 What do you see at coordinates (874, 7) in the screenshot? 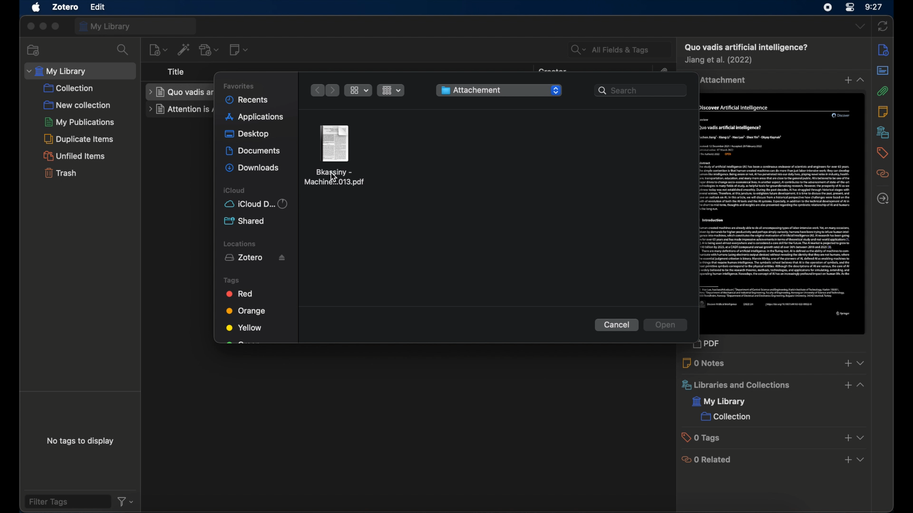
I see `time` at bounding box center [874, 7].